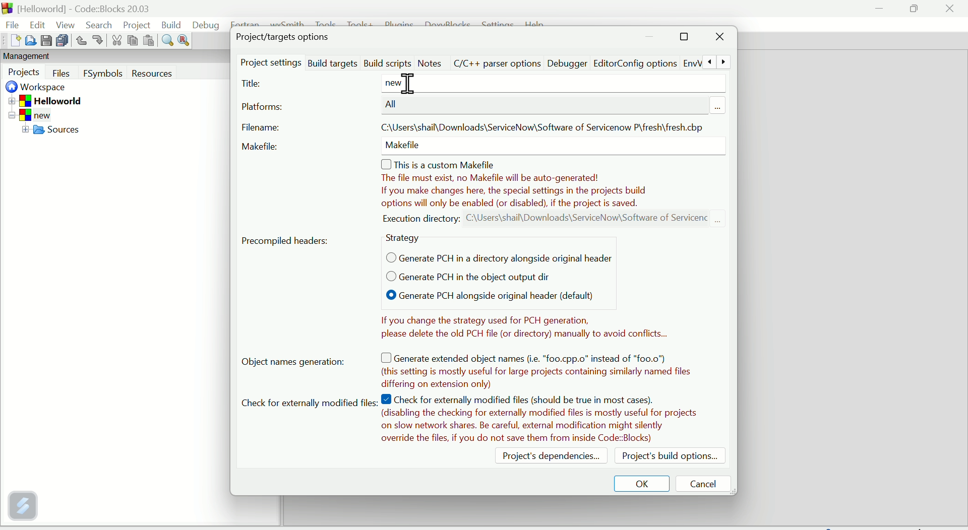 The image size is (968, 530). I want to click on Platforms, so click(263, 108).